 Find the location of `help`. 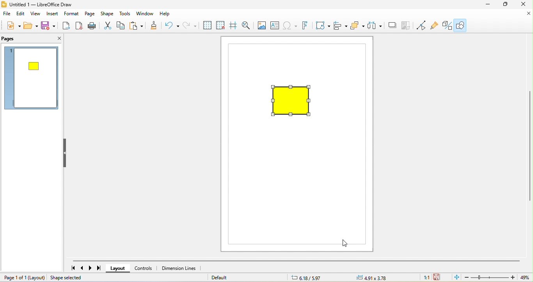

help is located at coordinates (166, 14).